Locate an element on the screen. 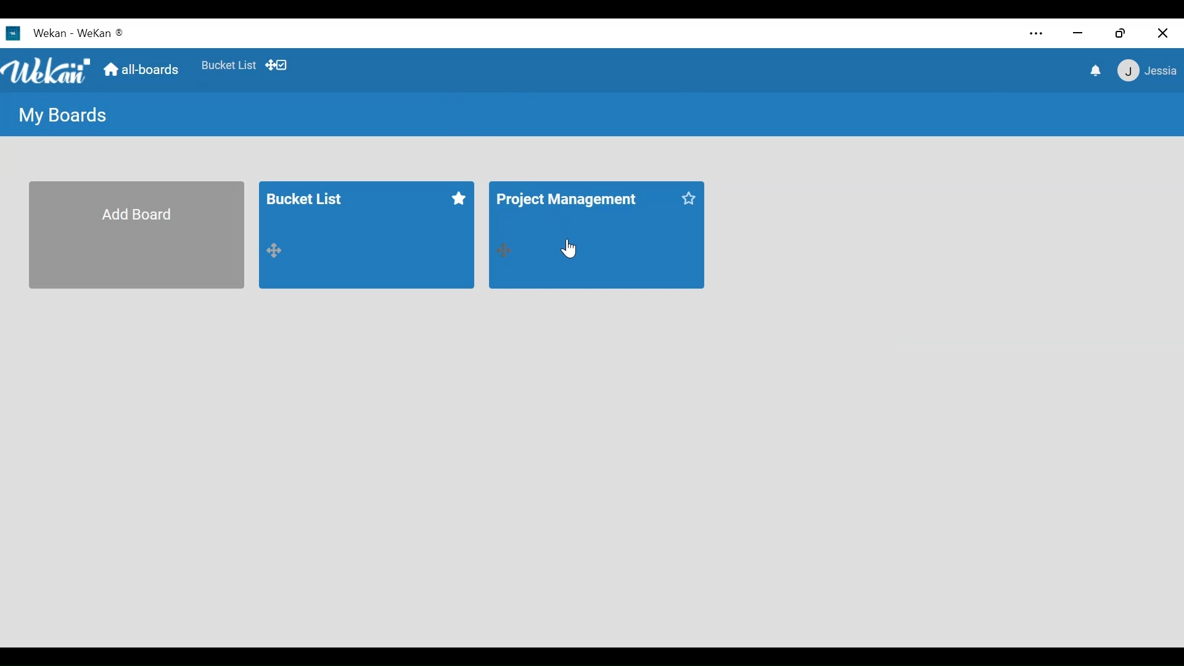  Home (all-boars is located at coordinates (144, 70).